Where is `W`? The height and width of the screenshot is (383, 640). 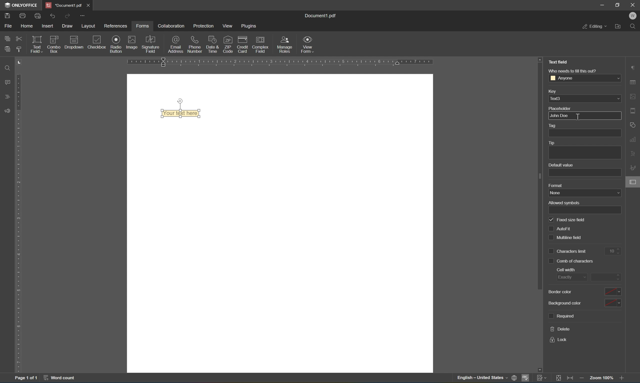
W is located at coordinates (634, 15).